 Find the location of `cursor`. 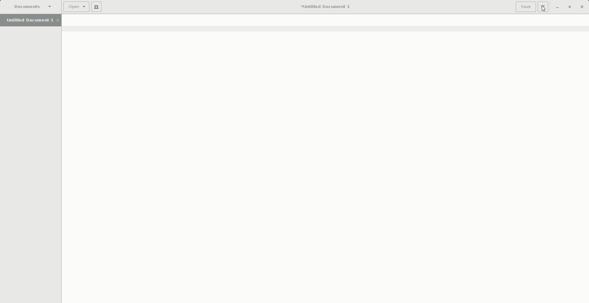

cursor is located at coordinates (544, 11).